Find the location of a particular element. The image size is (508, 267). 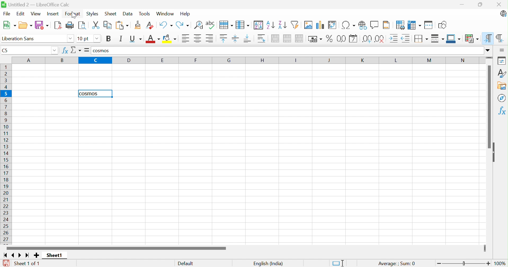

Font size is located at coordinates (84, 39).